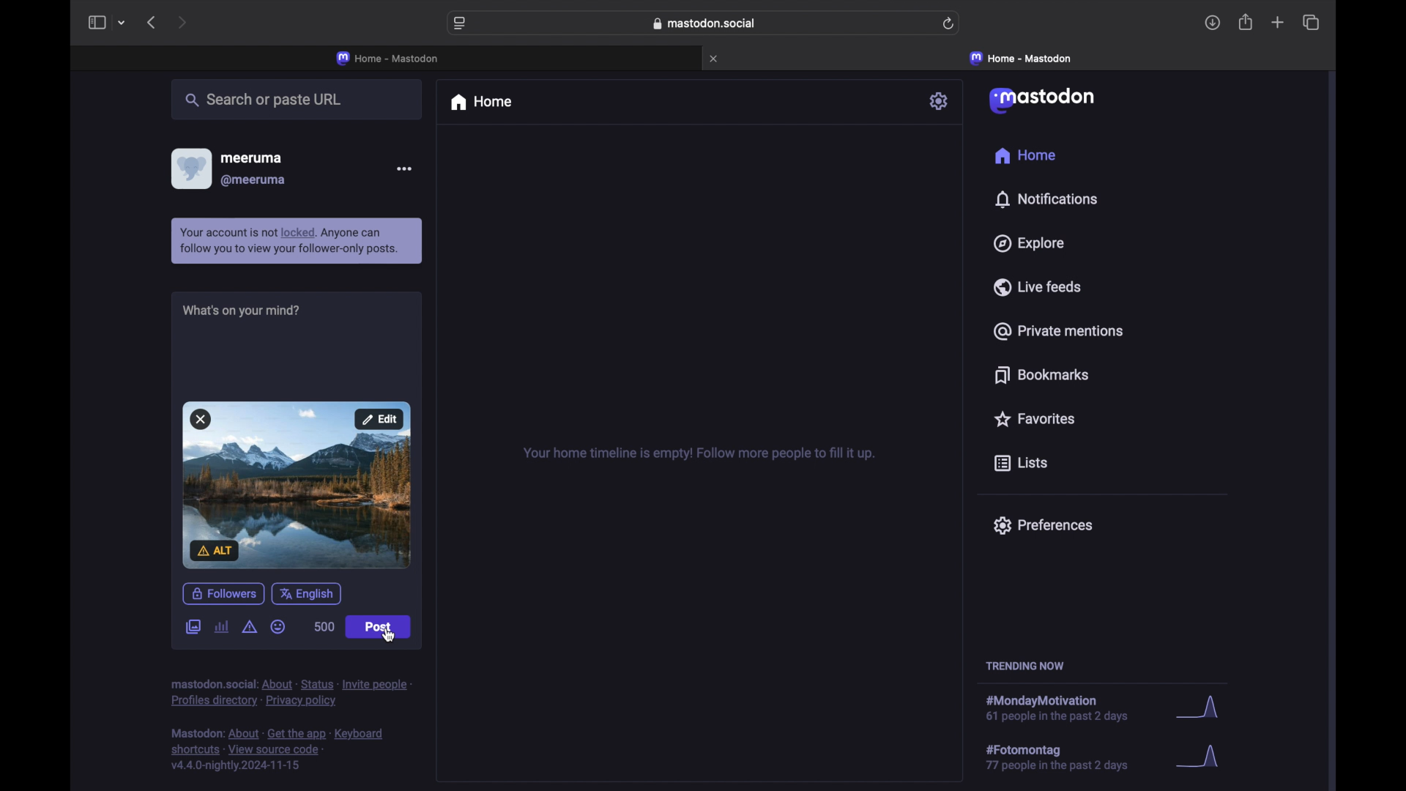 The image size is (1406, 791). Describe the element at coordinates (1030, 243) in the screenshot. I see `explore` at that location.